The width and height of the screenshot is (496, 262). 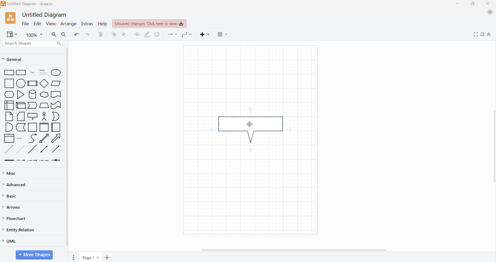 What do you see at coordinates (21, 161) in the screenshot?
I see `Dashed Arrow` at bounding box center [21, 161].